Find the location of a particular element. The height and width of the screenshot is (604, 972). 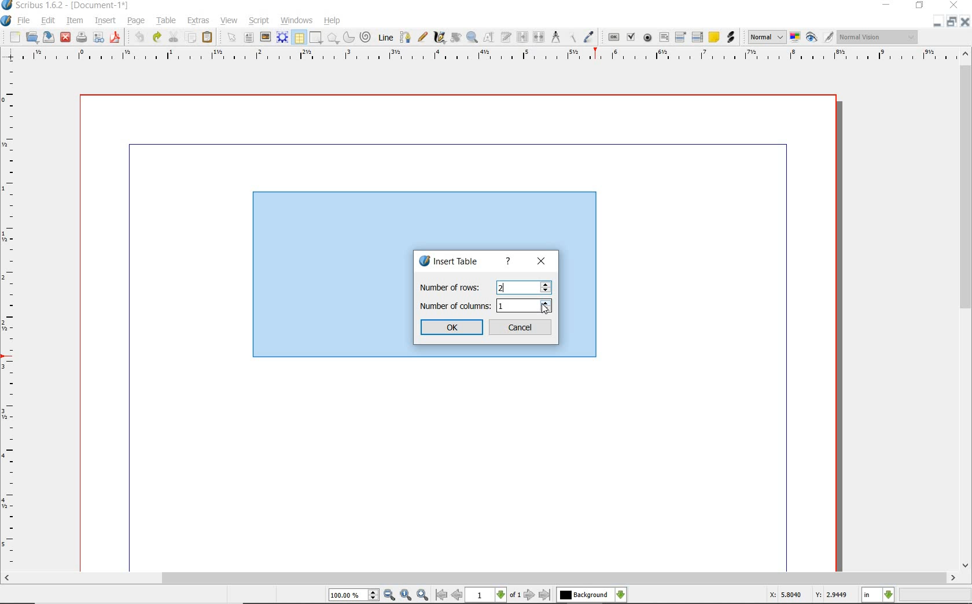

close is located at coordinates (65, 36).